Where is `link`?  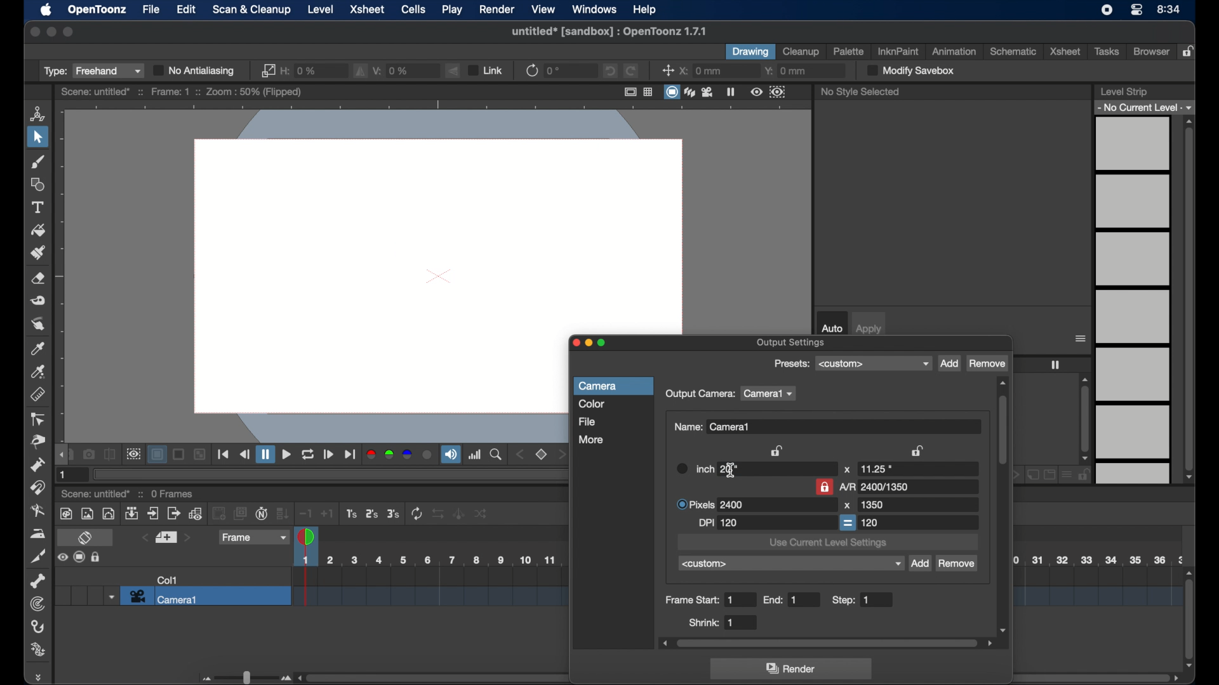
link is located at coordinates (485, 70).